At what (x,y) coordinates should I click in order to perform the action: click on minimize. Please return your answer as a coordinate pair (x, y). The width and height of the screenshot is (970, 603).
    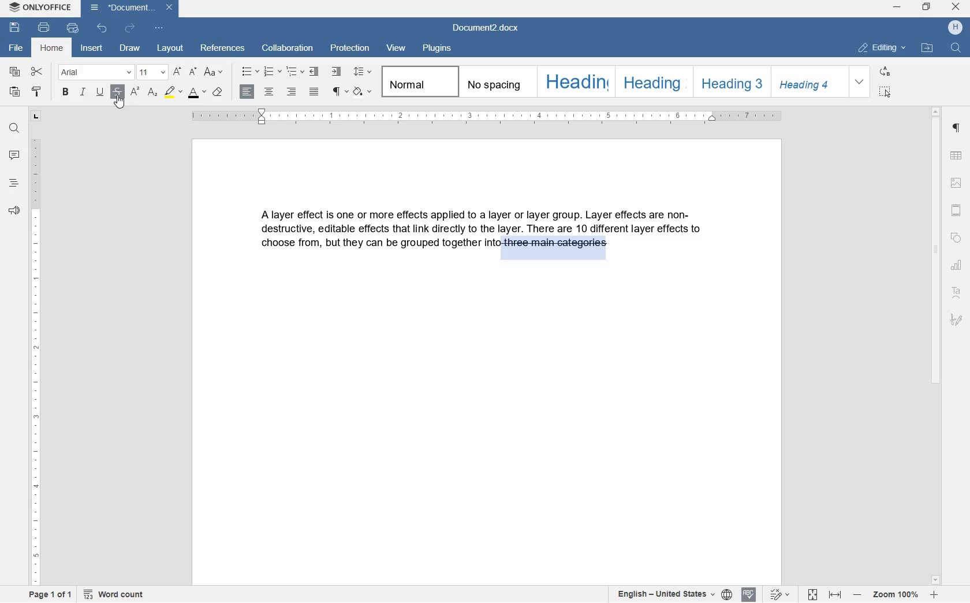
    Looking at the image, I should click on (897, 8).